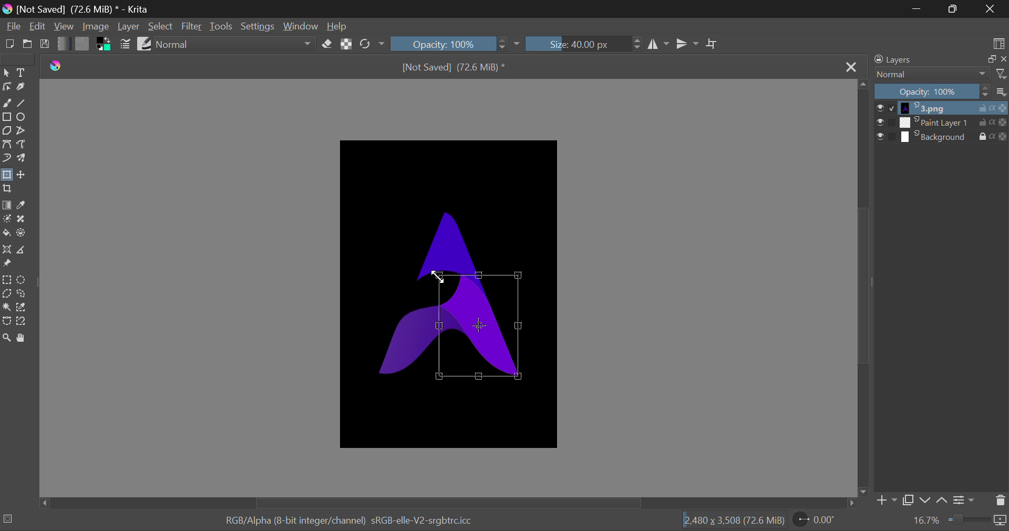 The image size is (1009, 531). What do you see at coordinates (993, 108) in the screenshot?
I see `actions` at bounding box center [993, 108].